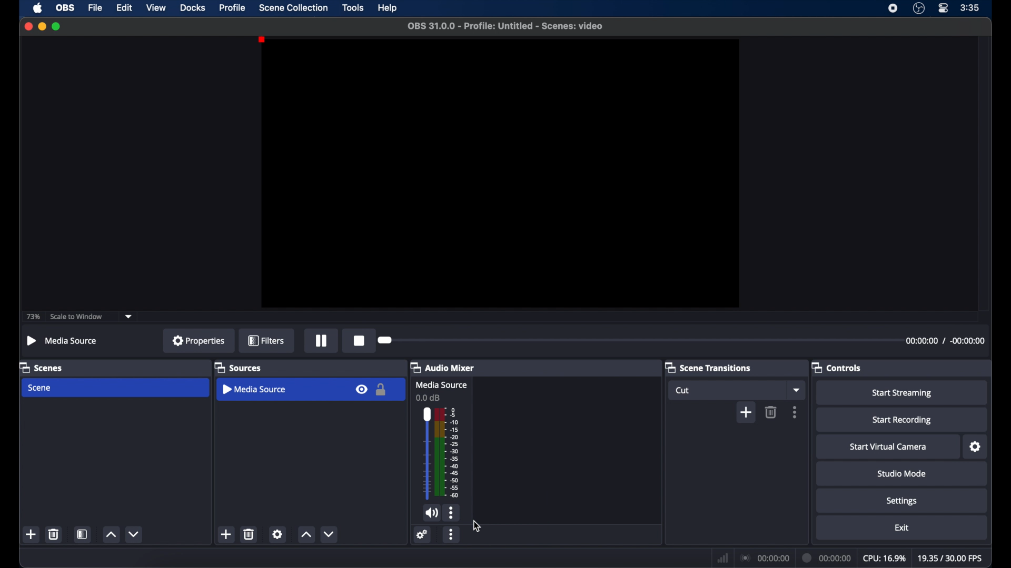 The height and width of the screenshot is (568, 1011). What do you see at coordinates (903, 421) in the screenshot?
I see `start recording` at bounding box center [903, 421].